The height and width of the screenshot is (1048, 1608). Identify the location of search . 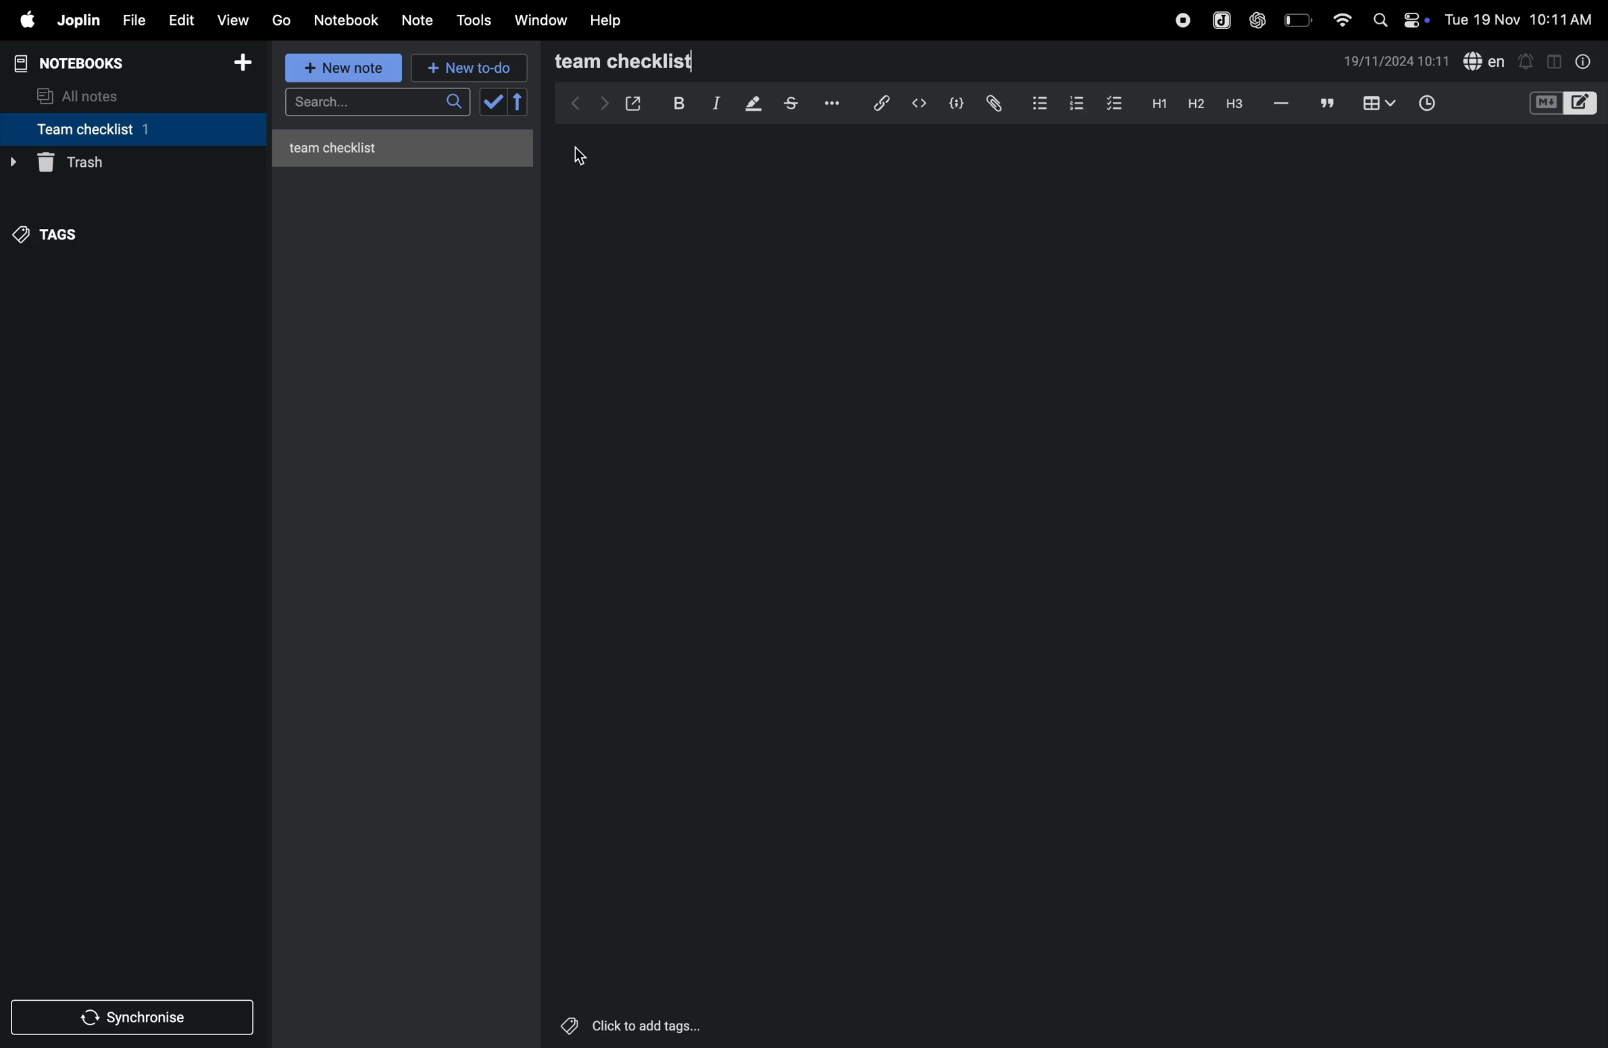
(375, 104).